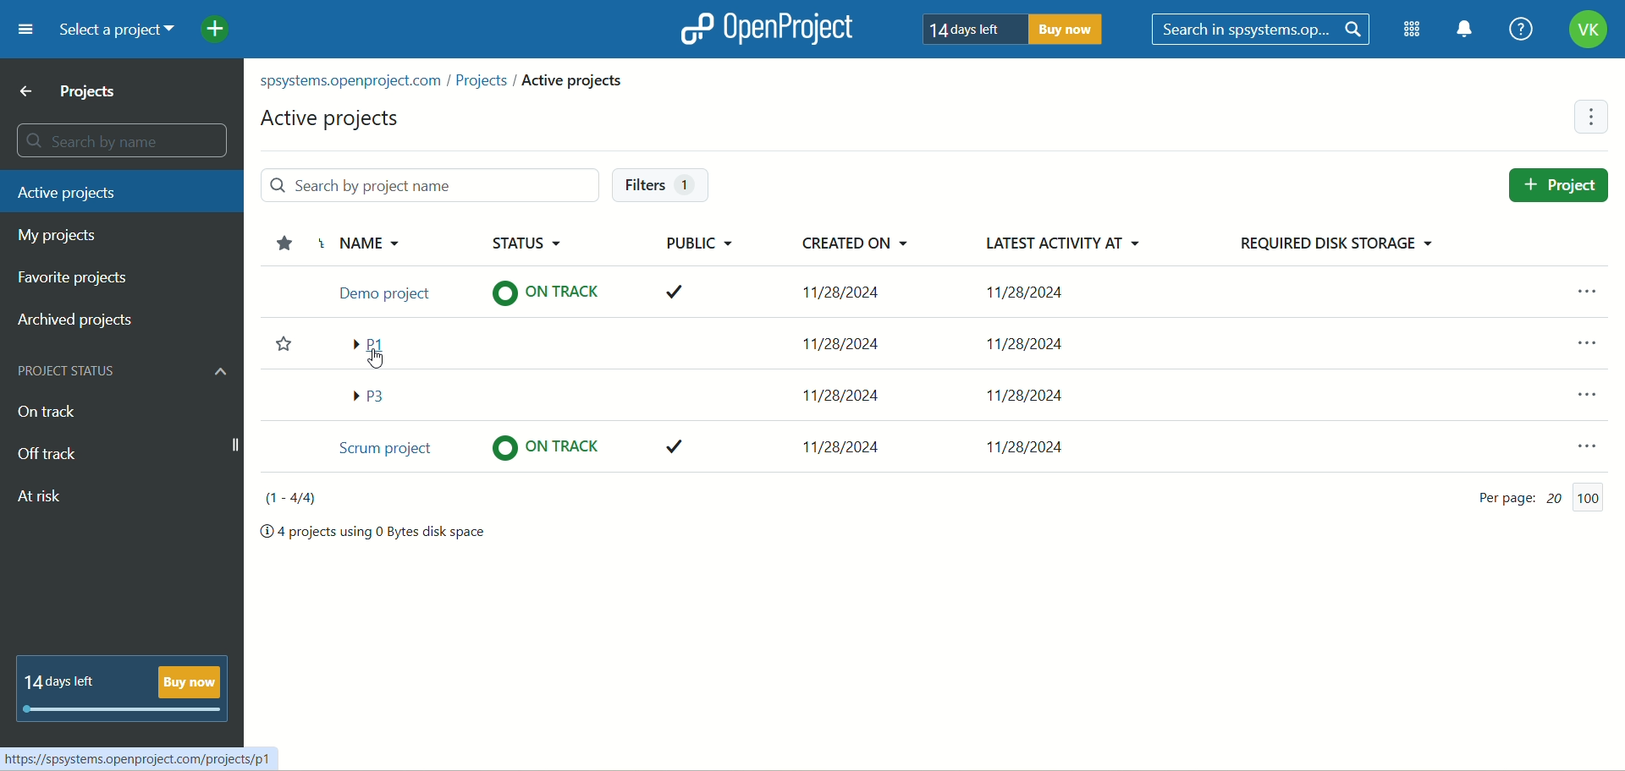  What do you see at coordinates (116, 192) in the screenshot?
I see `active projects` at bounding box center [116, 192].